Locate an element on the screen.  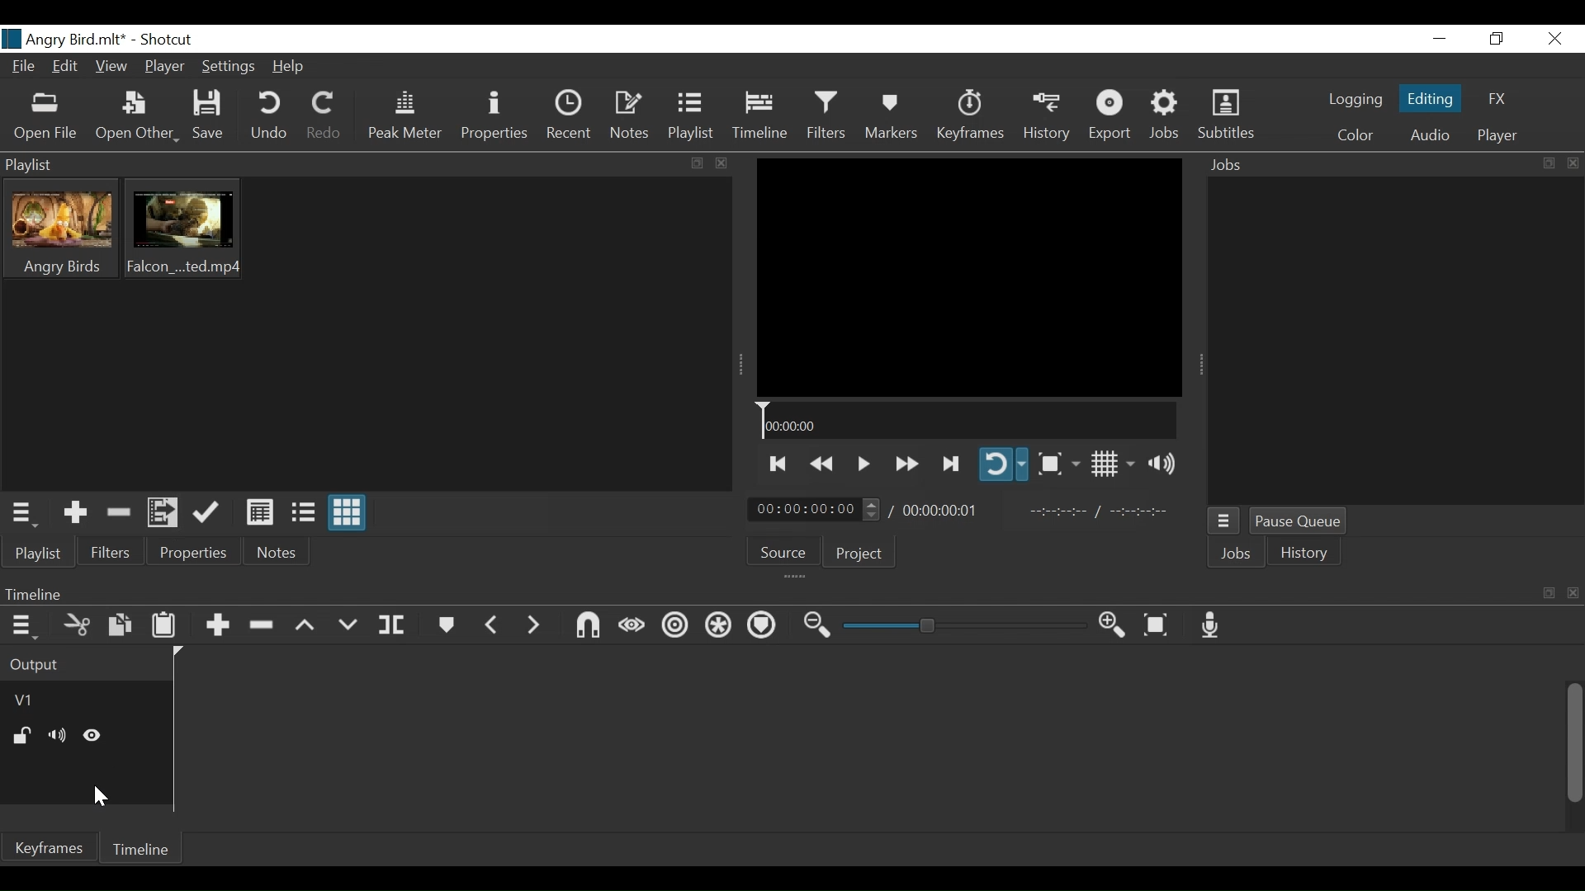
Open File is located at coordinates (45, 118).